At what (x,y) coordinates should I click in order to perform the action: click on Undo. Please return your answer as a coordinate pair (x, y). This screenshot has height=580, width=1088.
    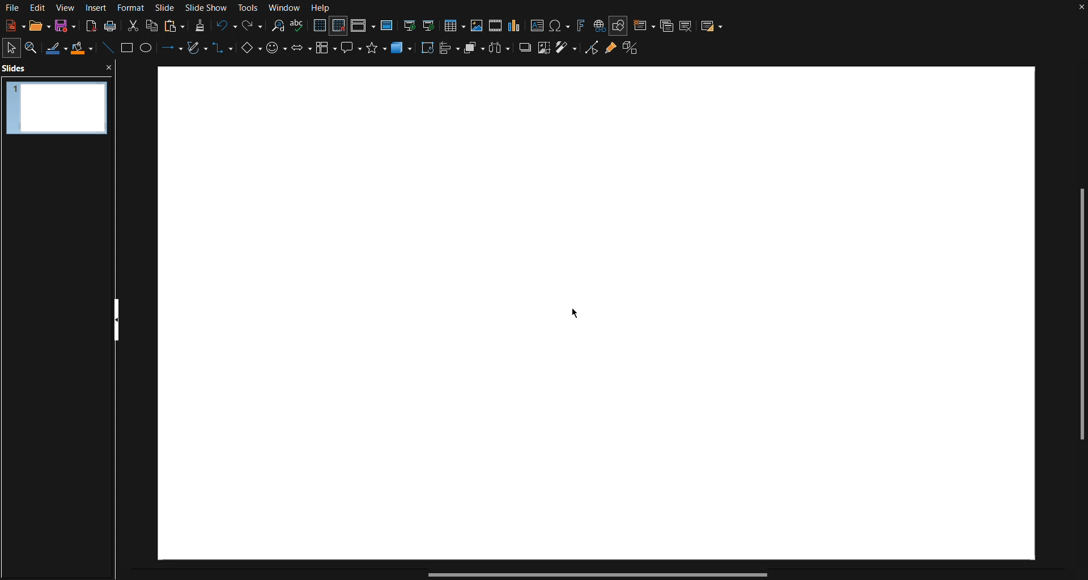
    Looking at the image, I should click on (225, 26).